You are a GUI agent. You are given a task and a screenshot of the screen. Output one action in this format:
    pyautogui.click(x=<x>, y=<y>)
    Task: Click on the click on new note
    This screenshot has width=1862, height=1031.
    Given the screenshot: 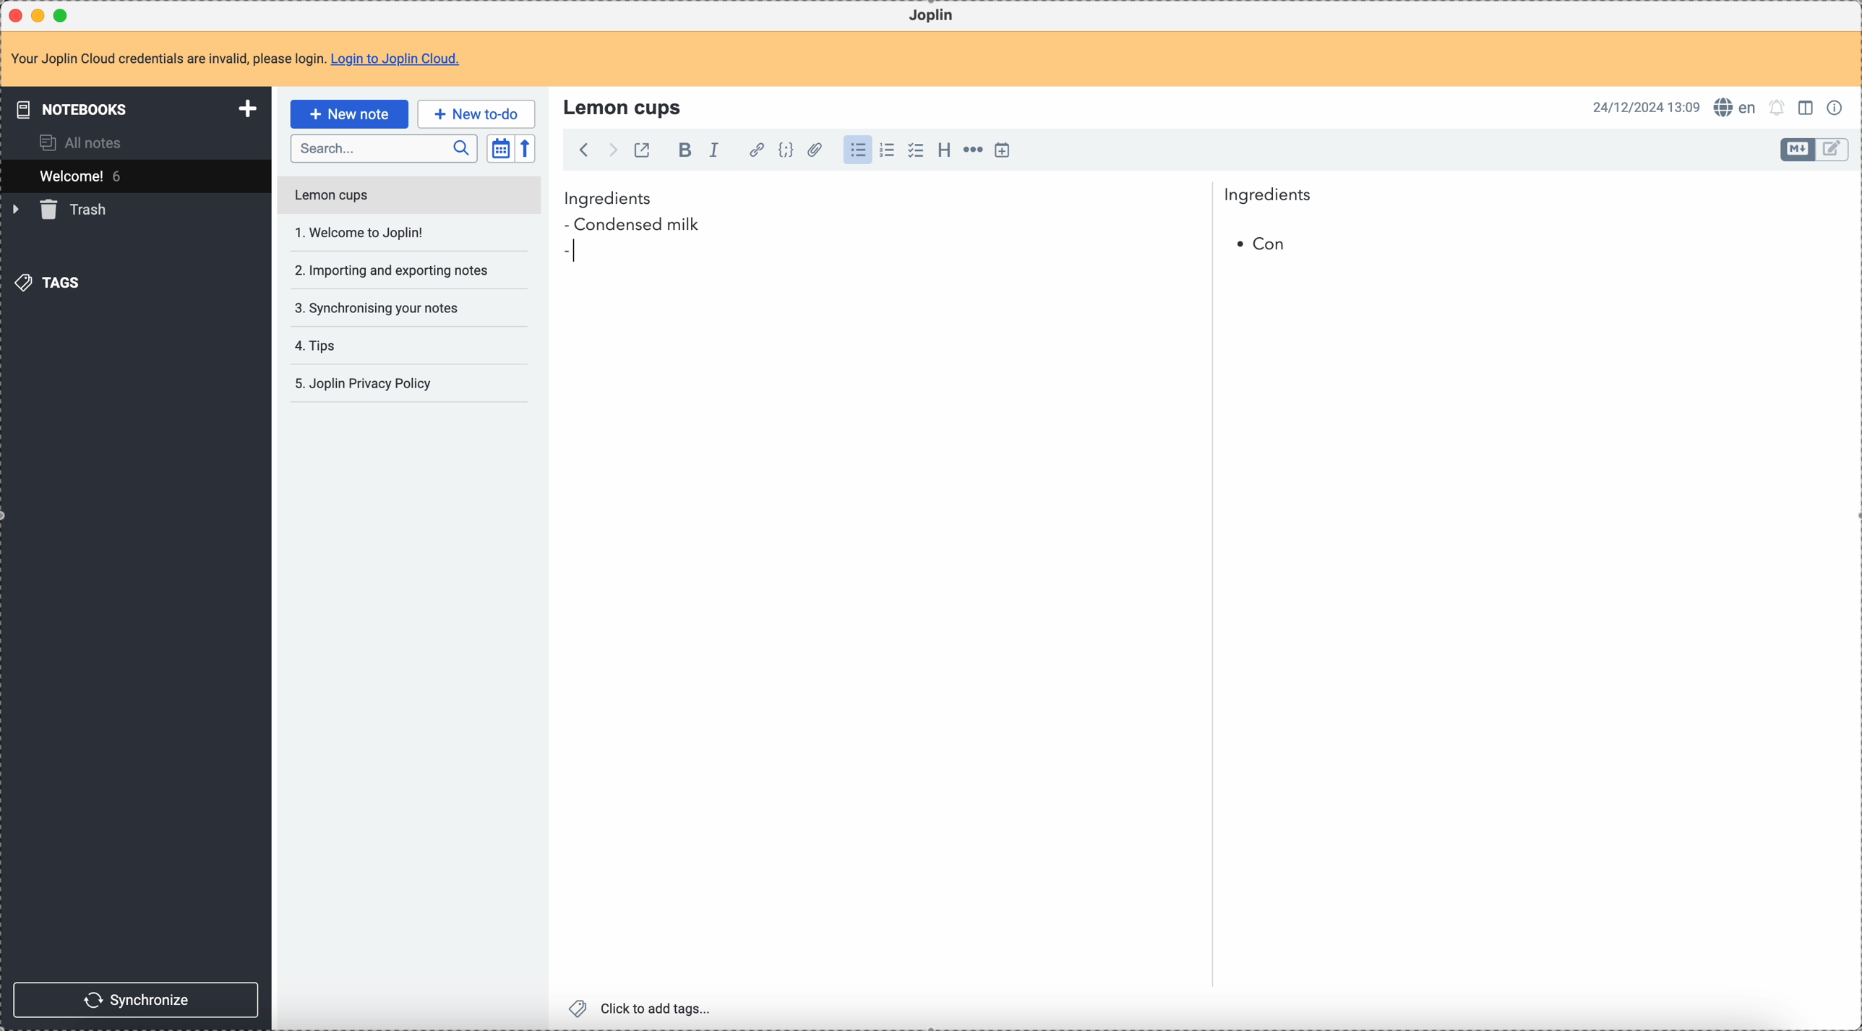 What is the action you would take?
    pyautogui.click(x=348, y=114)
    